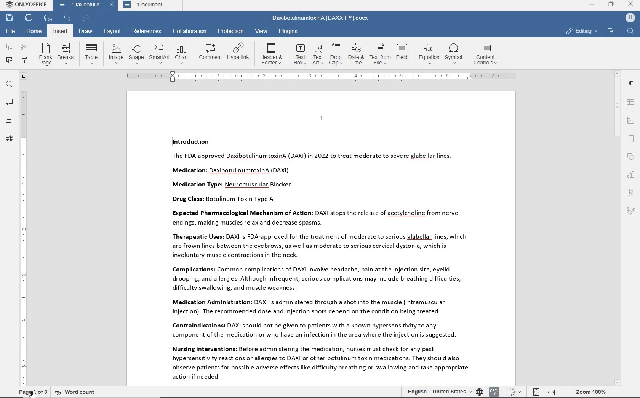 The width and height of the screenshot is (640, 398). Describe the element at coordinates (494, 391) in the screenshot. I see `spell checking` at that location.